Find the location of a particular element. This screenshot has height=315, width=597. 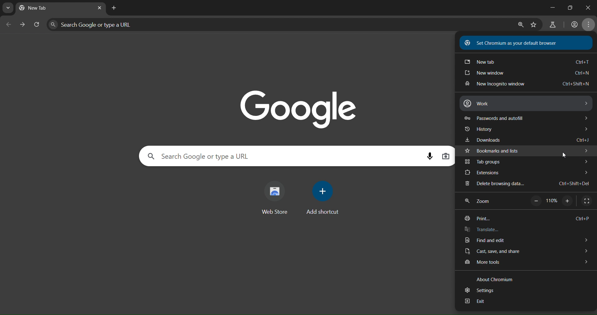

current page is located at coordinates (39, 8).